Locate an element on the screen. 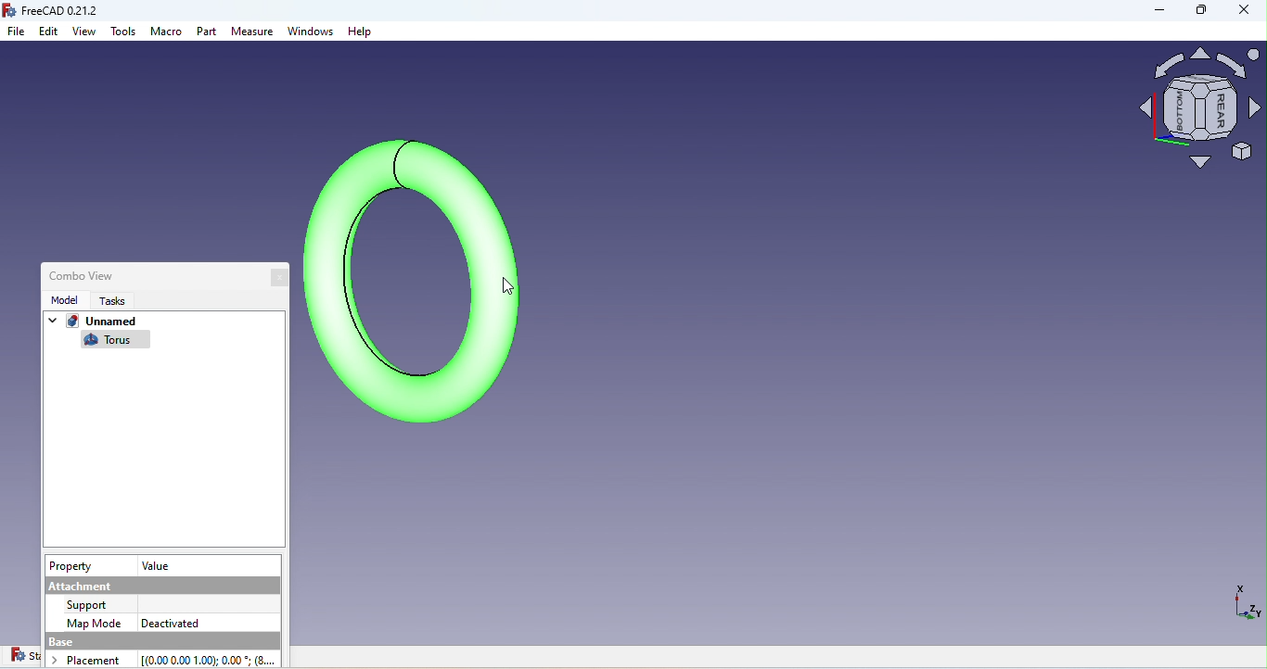 This screenshot has width=1267, height=669. Minimize is located at coordinates (1151, 13).